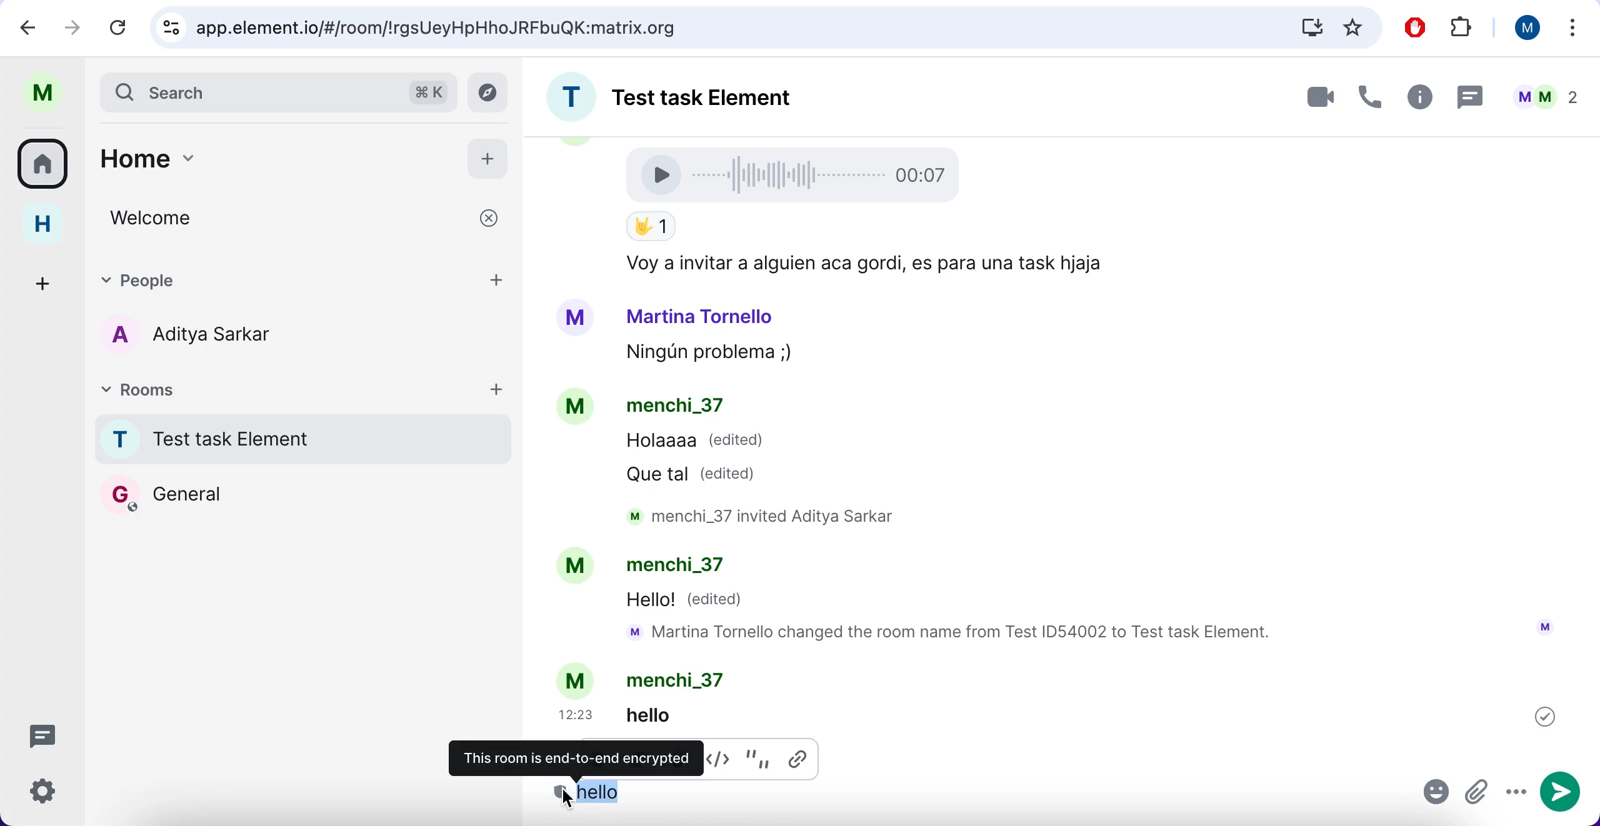  I want to click on ad block, so click(1422, 28).